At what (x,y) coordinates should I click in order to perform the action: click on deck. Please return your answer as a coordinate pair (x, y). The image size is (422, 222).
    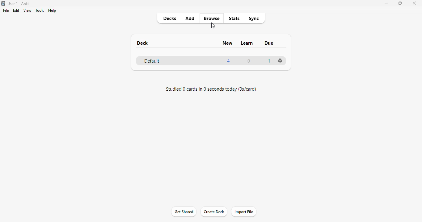
    Looking at the image, I should click on (142, 43).